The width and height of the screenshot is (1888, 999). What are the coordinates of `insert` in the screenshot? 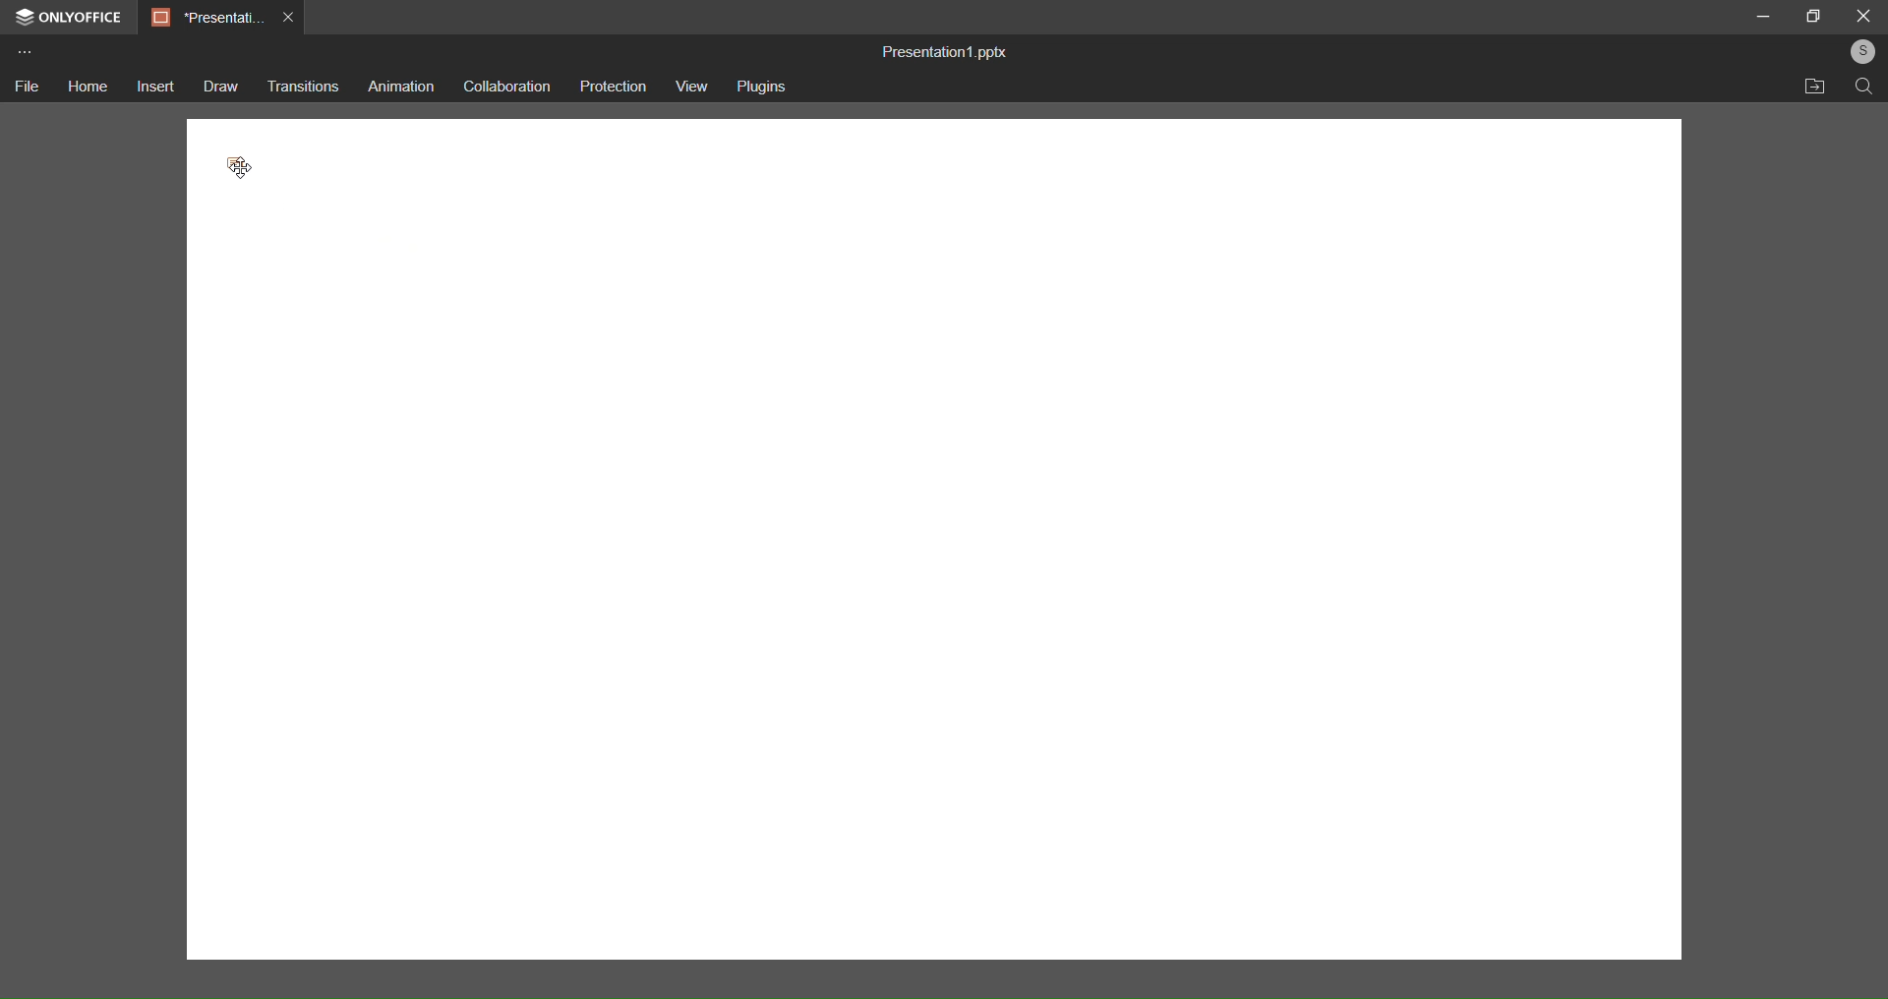 It's located at (153, 86).